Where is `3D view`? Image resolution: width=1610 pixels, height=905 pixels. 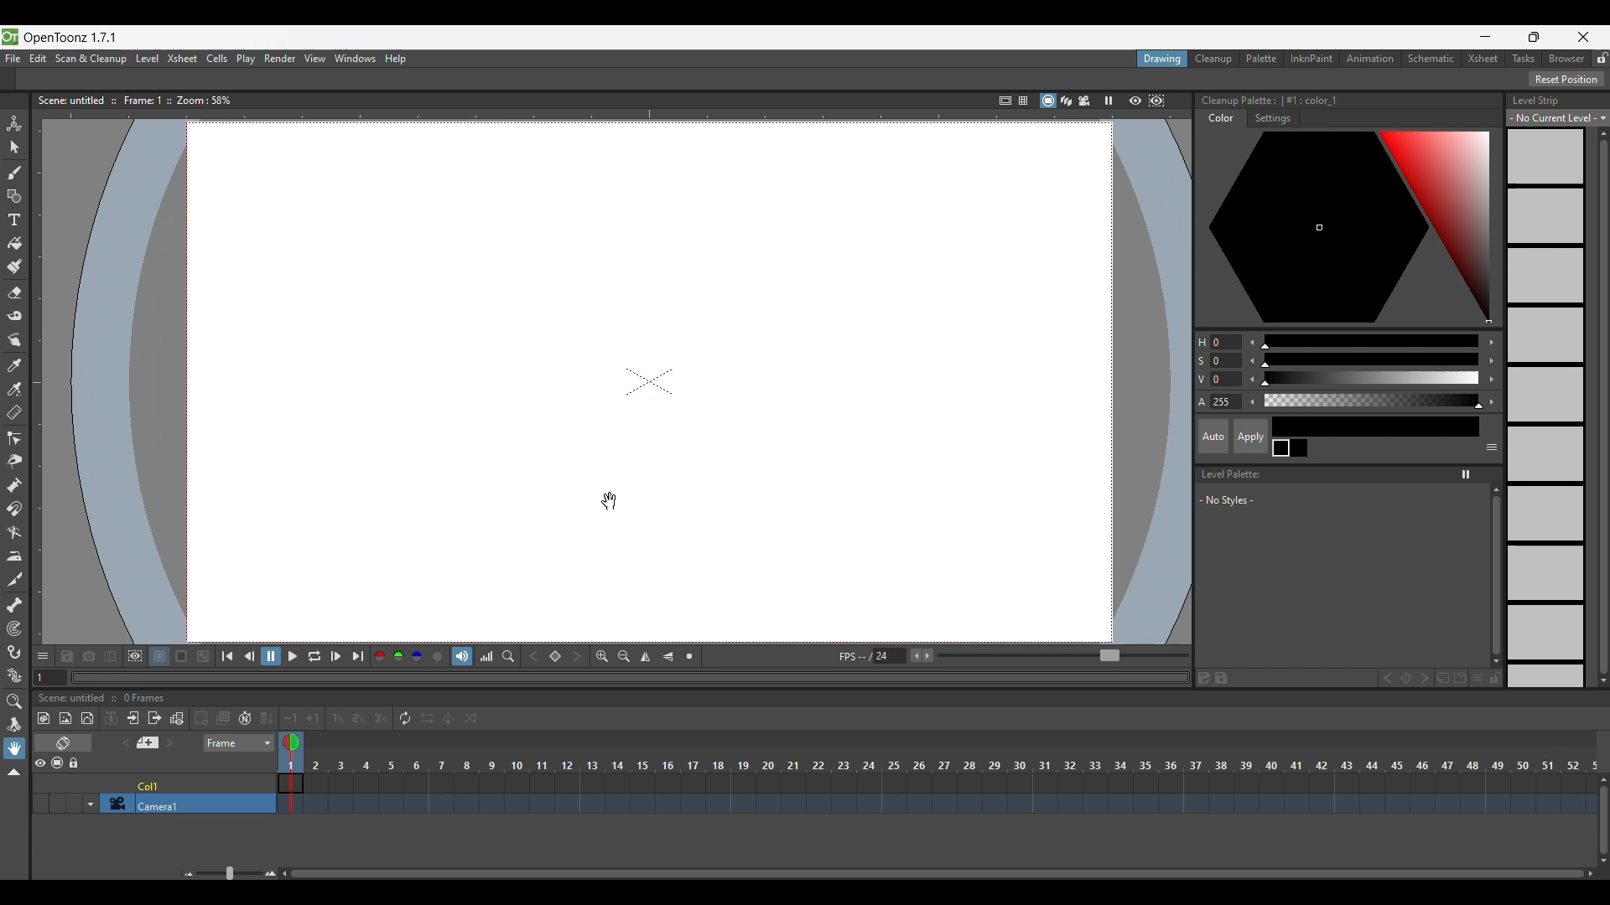
3D view is located at coordinates (1067, 101).